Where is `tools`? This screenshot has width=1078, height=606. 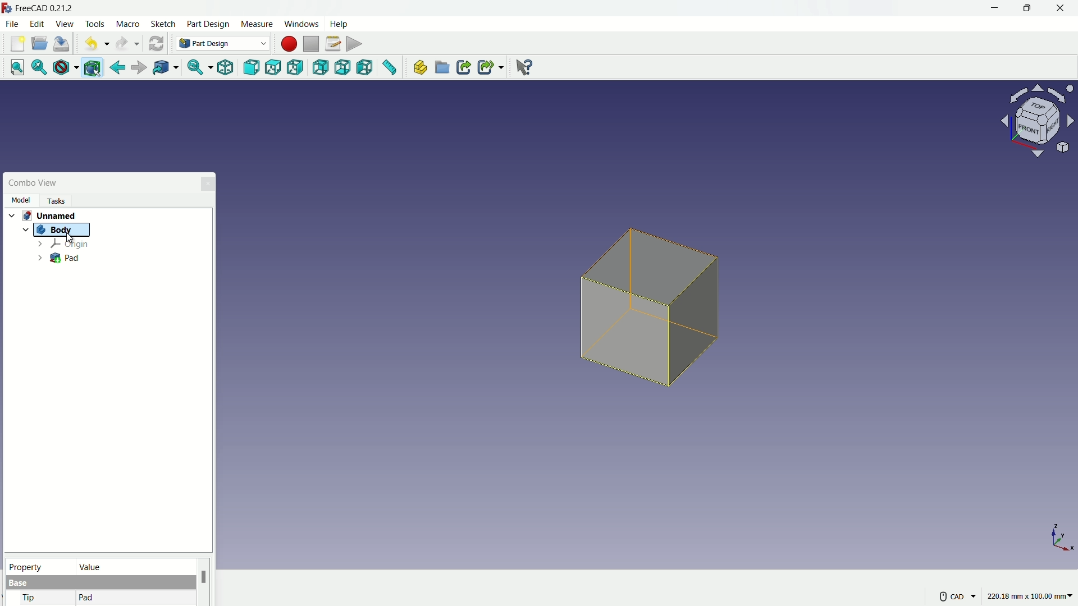
tools is located at coordinates (96, 24).